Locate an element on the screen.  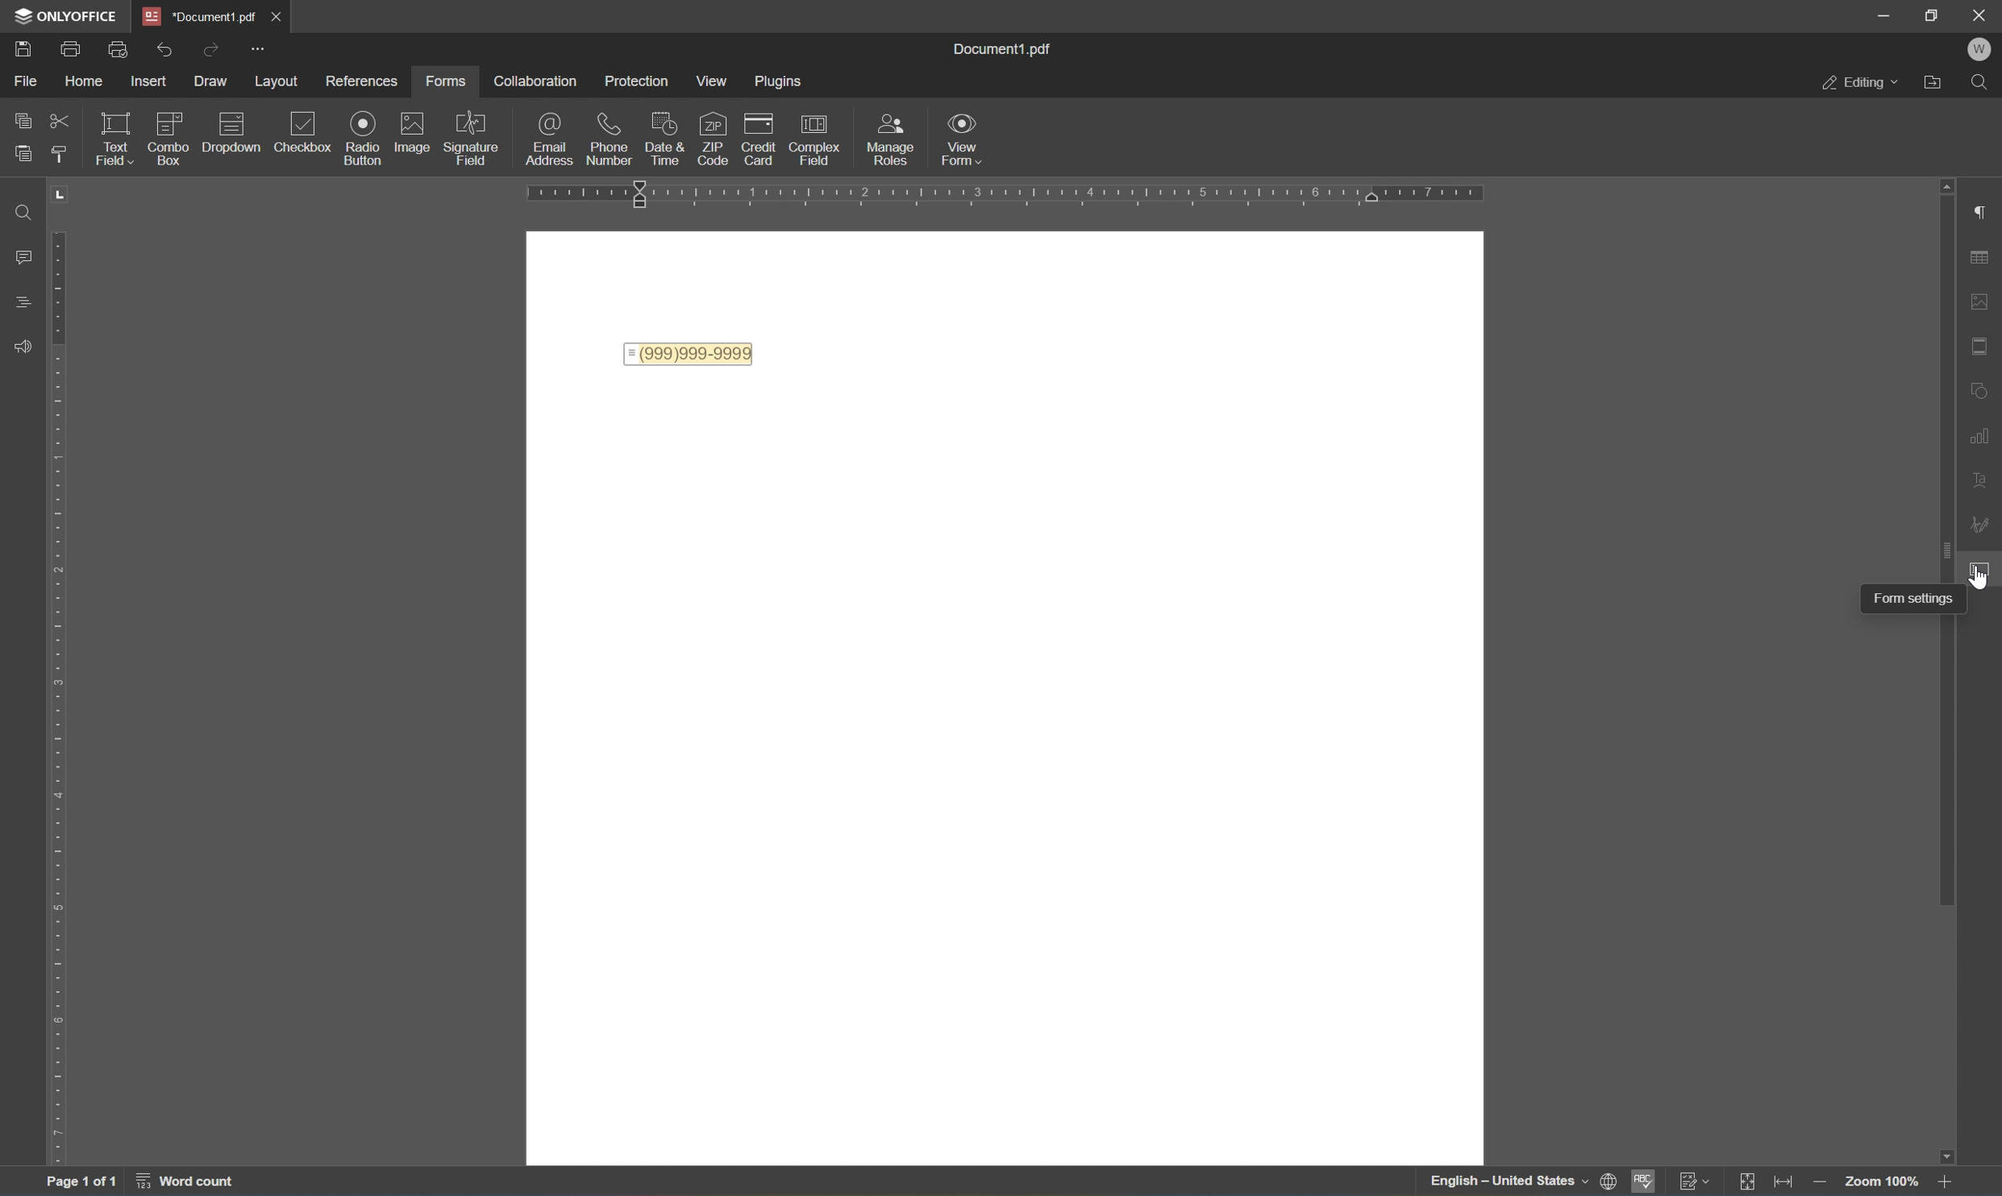
track changes is located at coordinates (1692, 1180).